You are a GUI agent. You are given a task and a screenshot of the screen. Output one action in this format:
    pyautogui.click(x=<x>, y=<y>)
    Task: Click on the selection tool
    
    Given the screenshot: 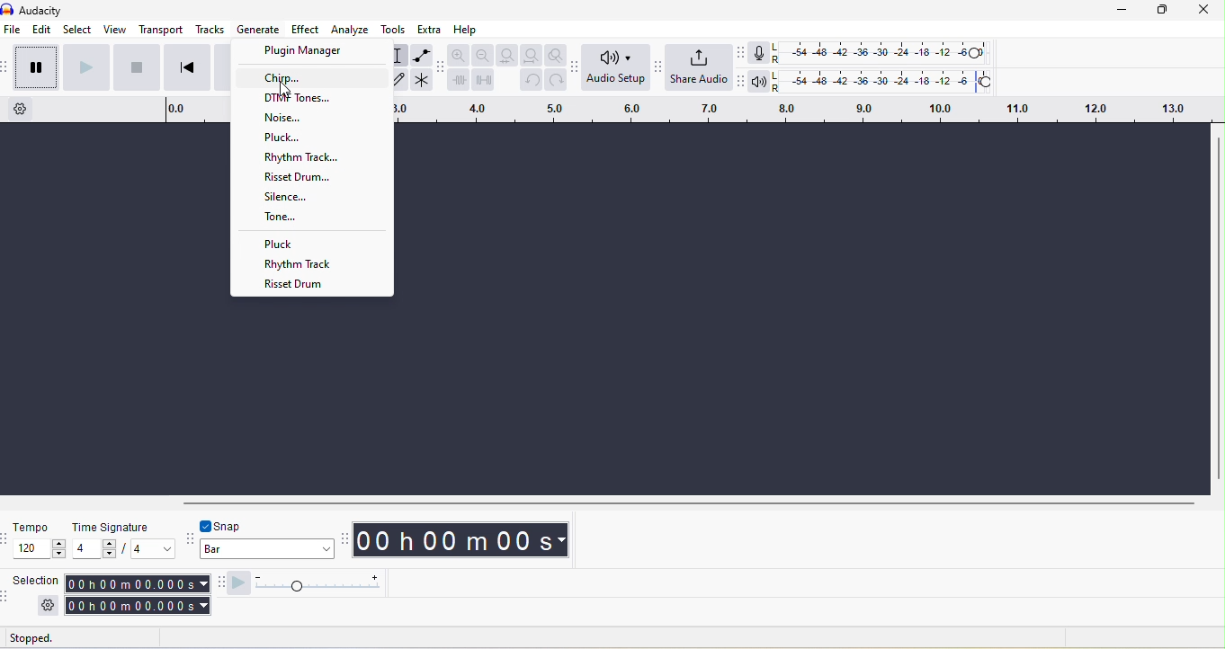 What is the action you would take?
    pyautogui.click(x=401, y=55)
    